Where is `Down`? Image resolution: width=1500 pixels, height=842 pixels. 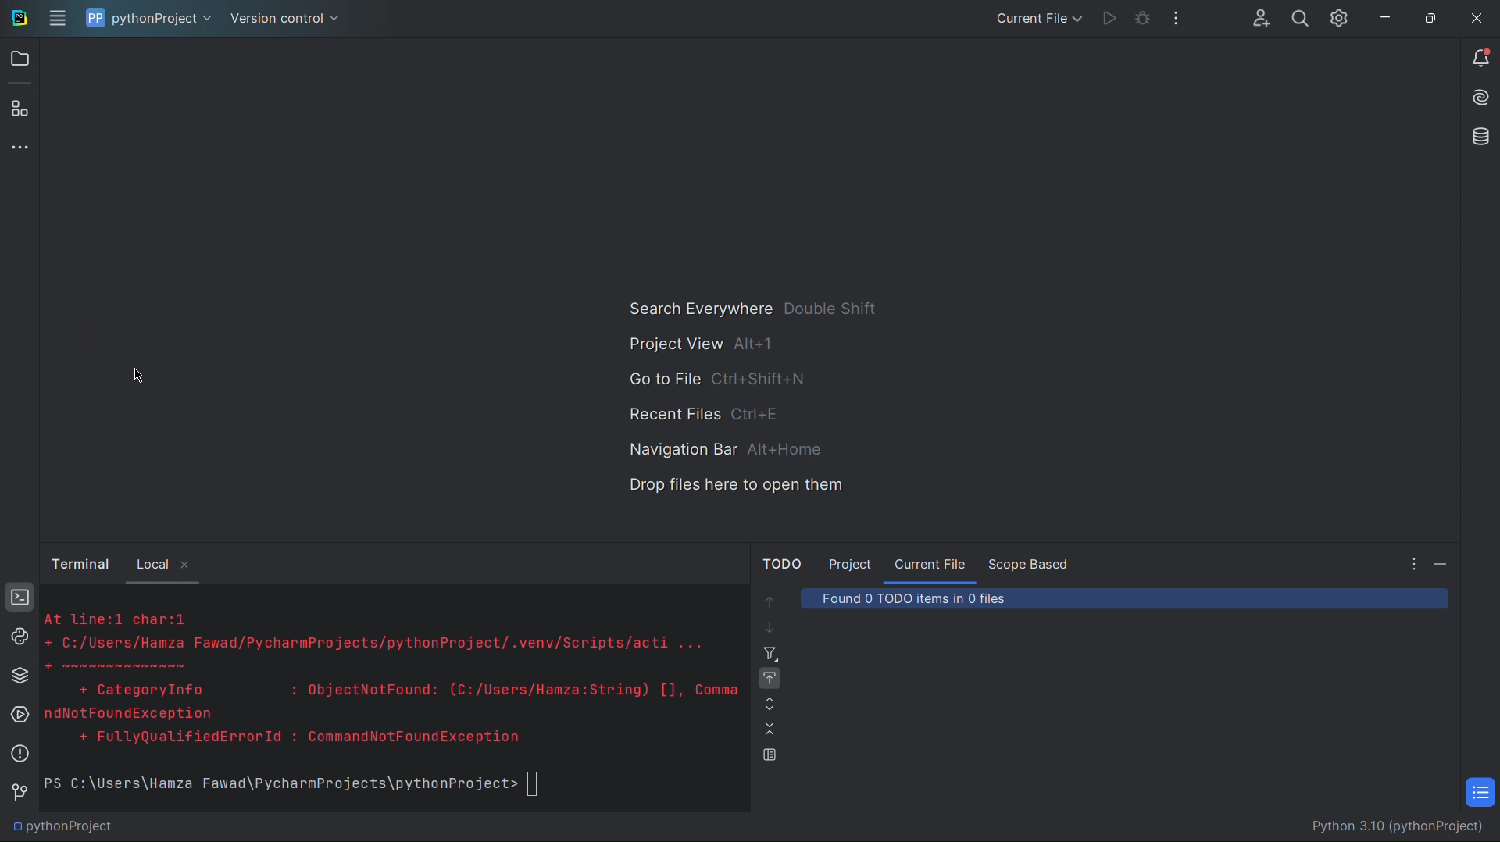
Down is located at coordinates (766, 626).